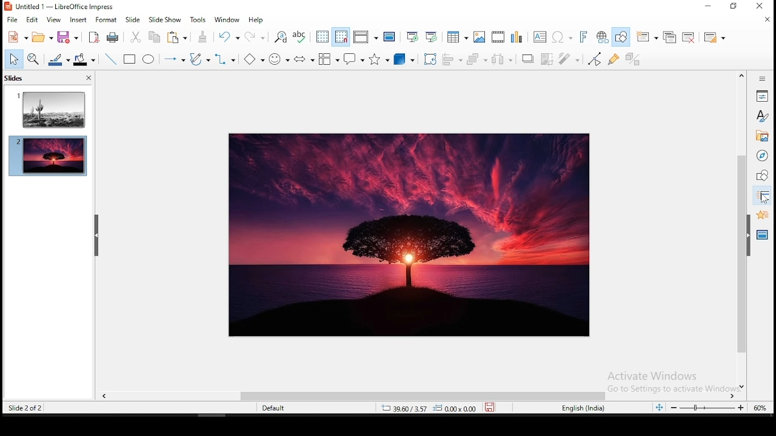  I want to click on zoom, so click(718, 407).